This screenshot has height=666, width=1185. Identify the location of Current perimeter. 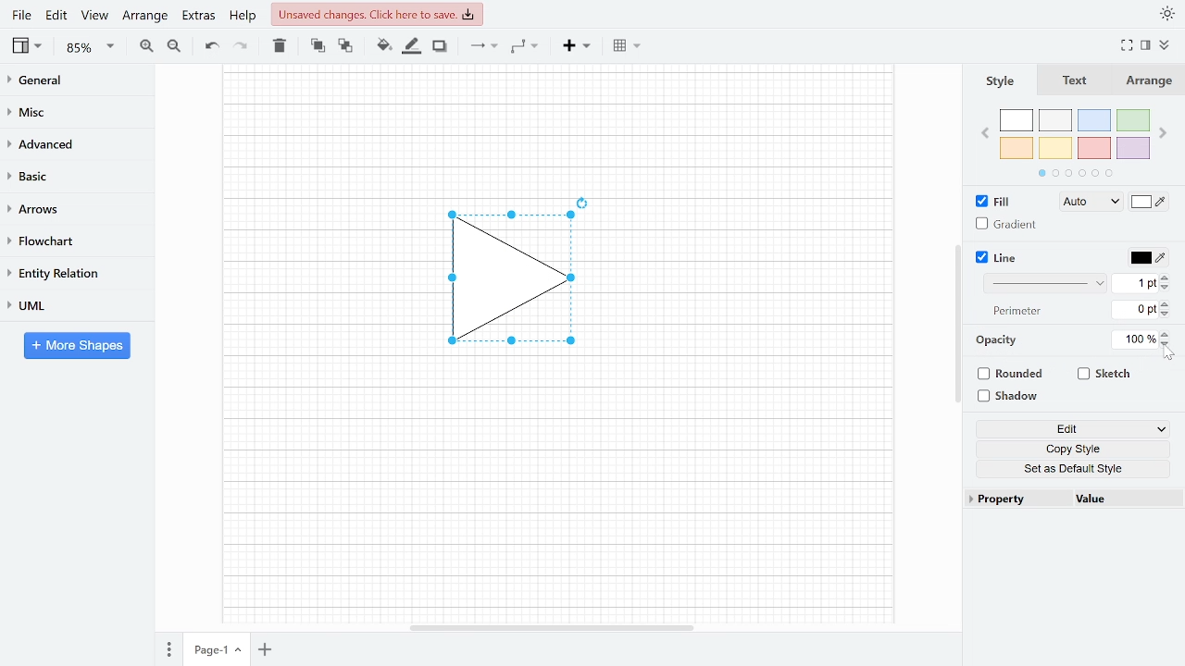
(1135, 312).